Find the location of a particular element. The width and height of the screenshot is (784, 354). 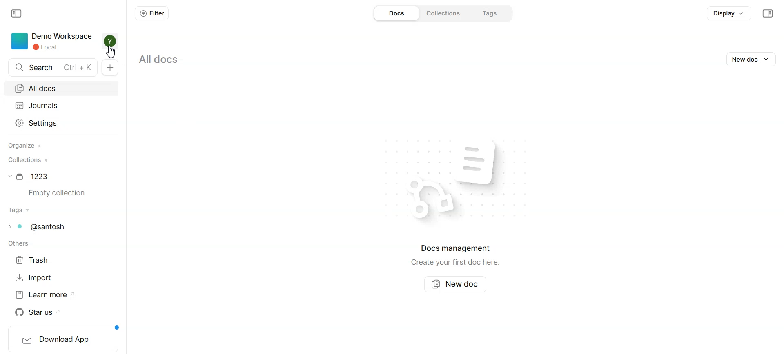

Tags is located at coordinates (40, 226).